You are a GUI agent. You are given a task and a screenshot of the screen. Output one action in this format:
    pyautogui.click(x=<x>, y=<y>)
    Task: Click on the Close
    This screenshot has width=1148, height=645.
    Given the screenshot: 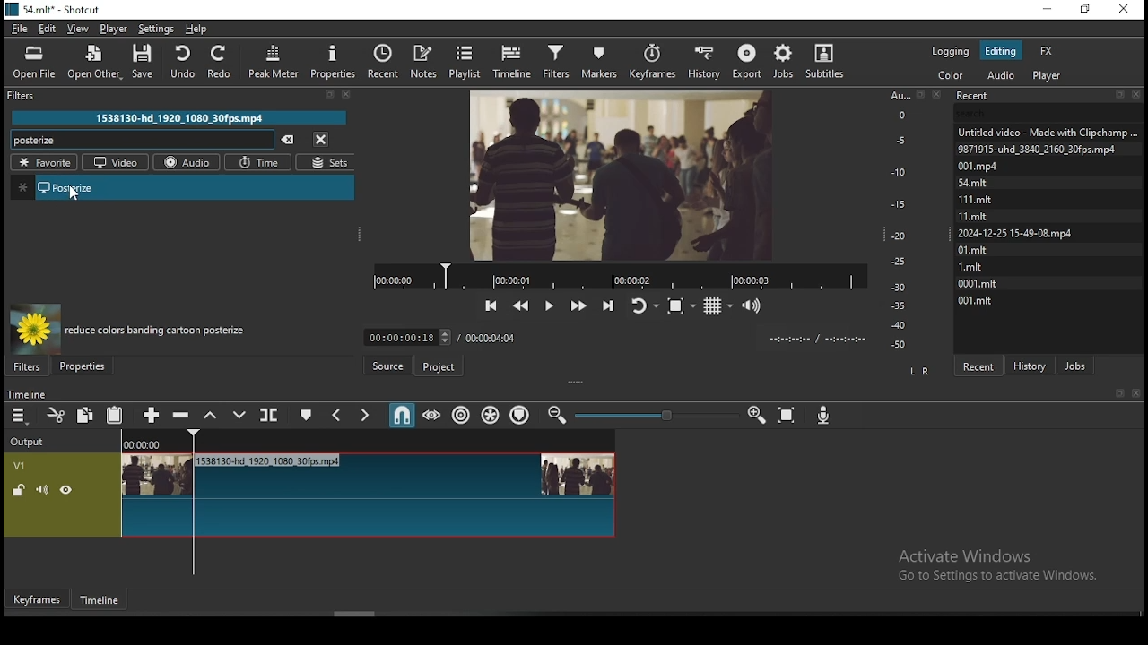 What is the action you would take?
    pyautogui.click(x=1139, y=393)
    